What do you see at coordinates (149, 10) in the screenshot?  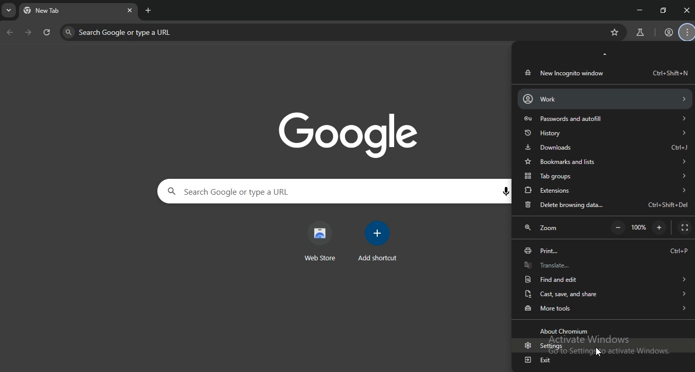 I see `new tab` at bounding box center [149, 10].